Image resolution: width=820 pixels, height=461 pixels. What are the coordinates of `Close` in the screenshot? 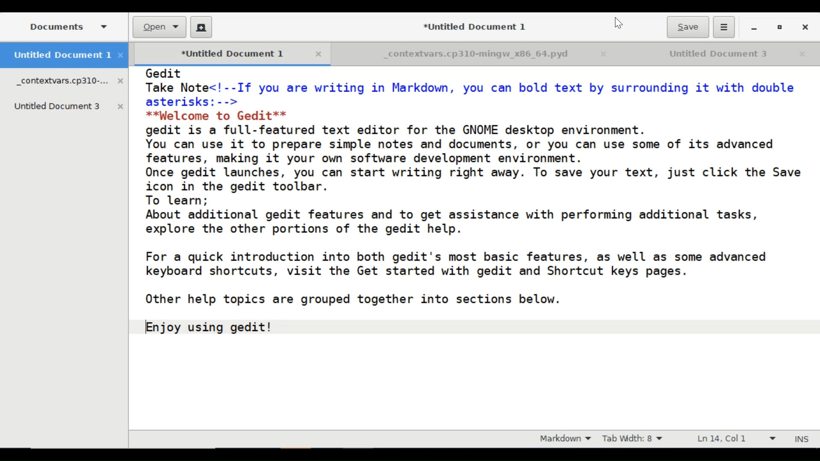 It's located at (802, 54).